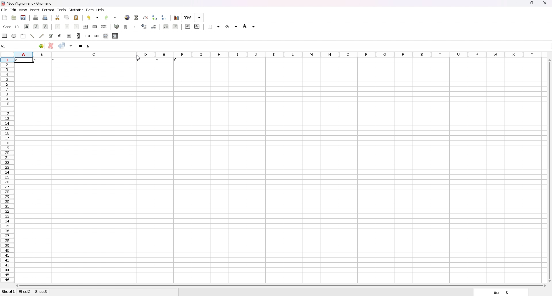 The image size is (552, 296). What do you see at coordinates (90, 10) in the screenshot?
I see `data` at bounding box center [90, 10].